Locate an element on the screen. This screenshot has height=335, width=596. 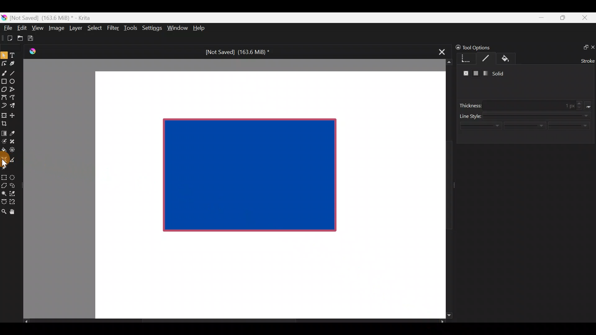
Sample a colour from the image/current layer is located at coordinates (15, 132).